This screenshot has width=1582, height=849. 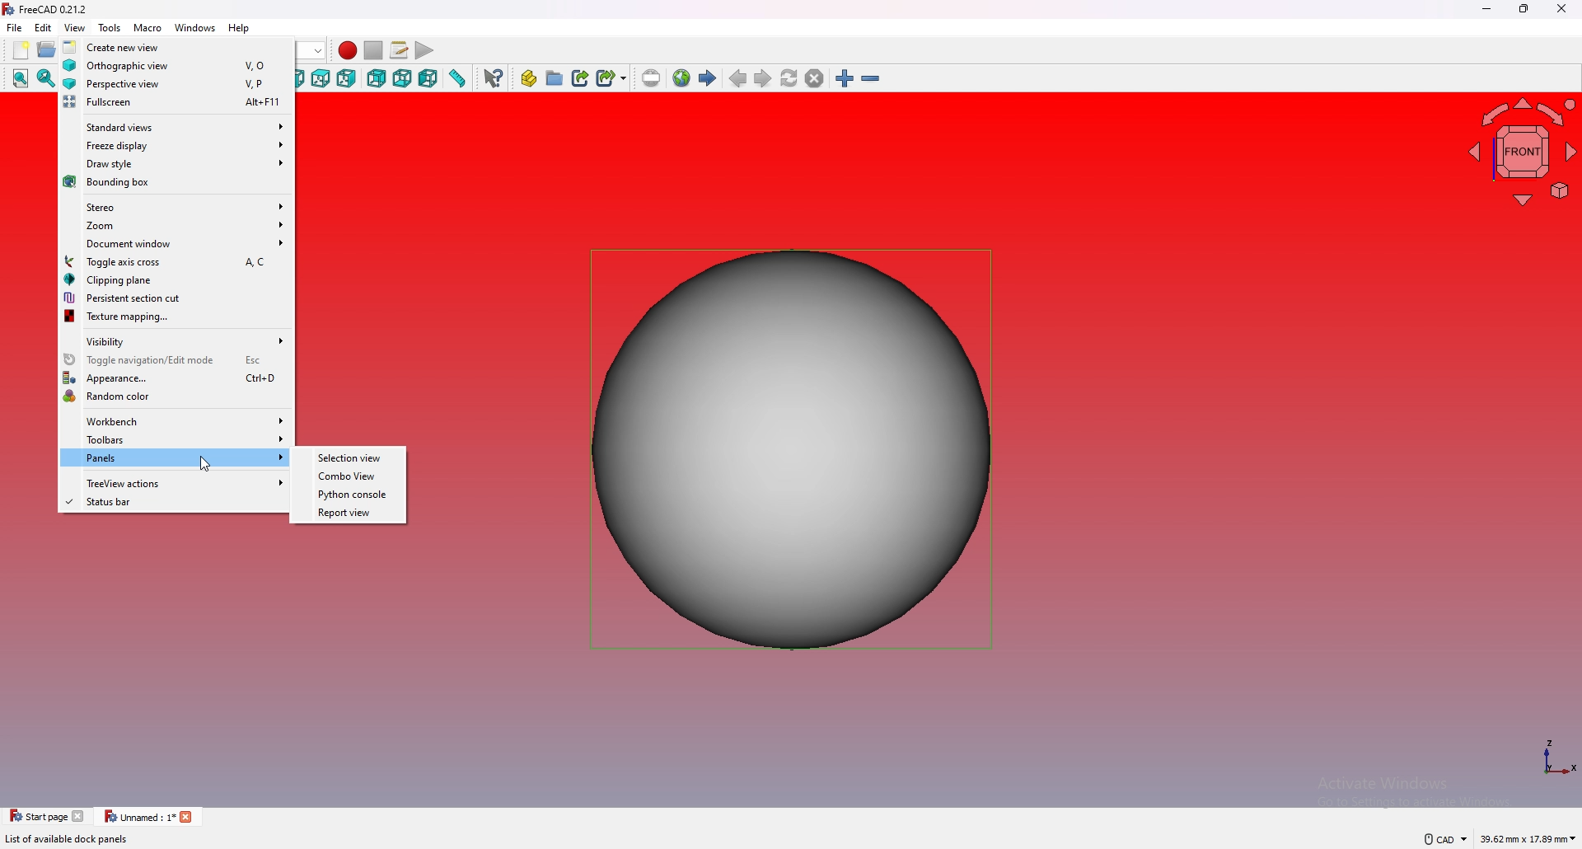 What do you see at coordinates (176, 279) in the screenshot?
I see `clipping pane` at bounding box center [176, 279].